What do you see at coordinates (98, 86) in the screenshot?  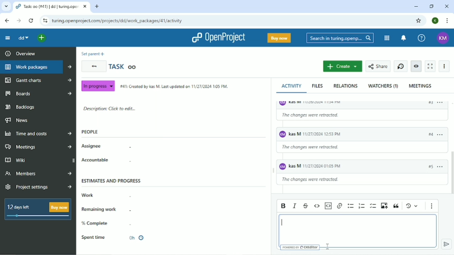 I see `In progress` at bounding box center [98, 86].